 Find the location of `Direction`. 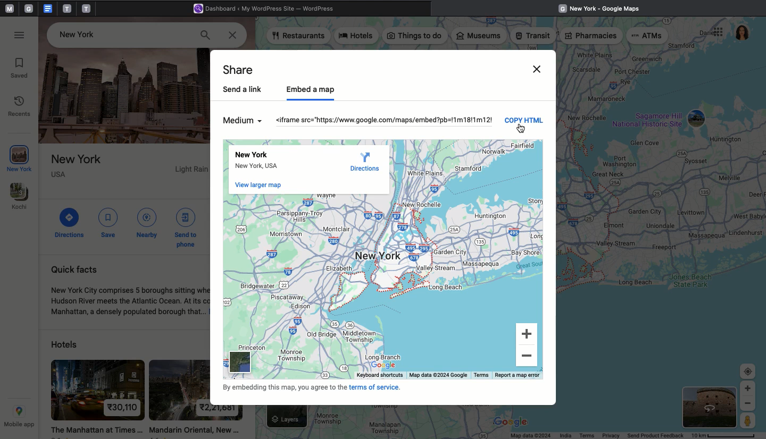

Direction is located at coordinates (361, 162).